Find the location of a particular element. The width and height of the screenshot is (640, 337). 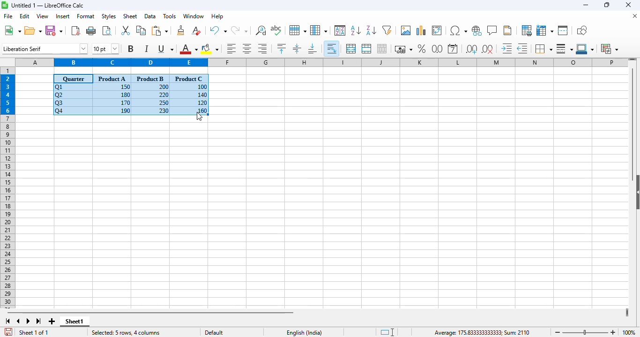

insert is located at coordinates (63, 16).